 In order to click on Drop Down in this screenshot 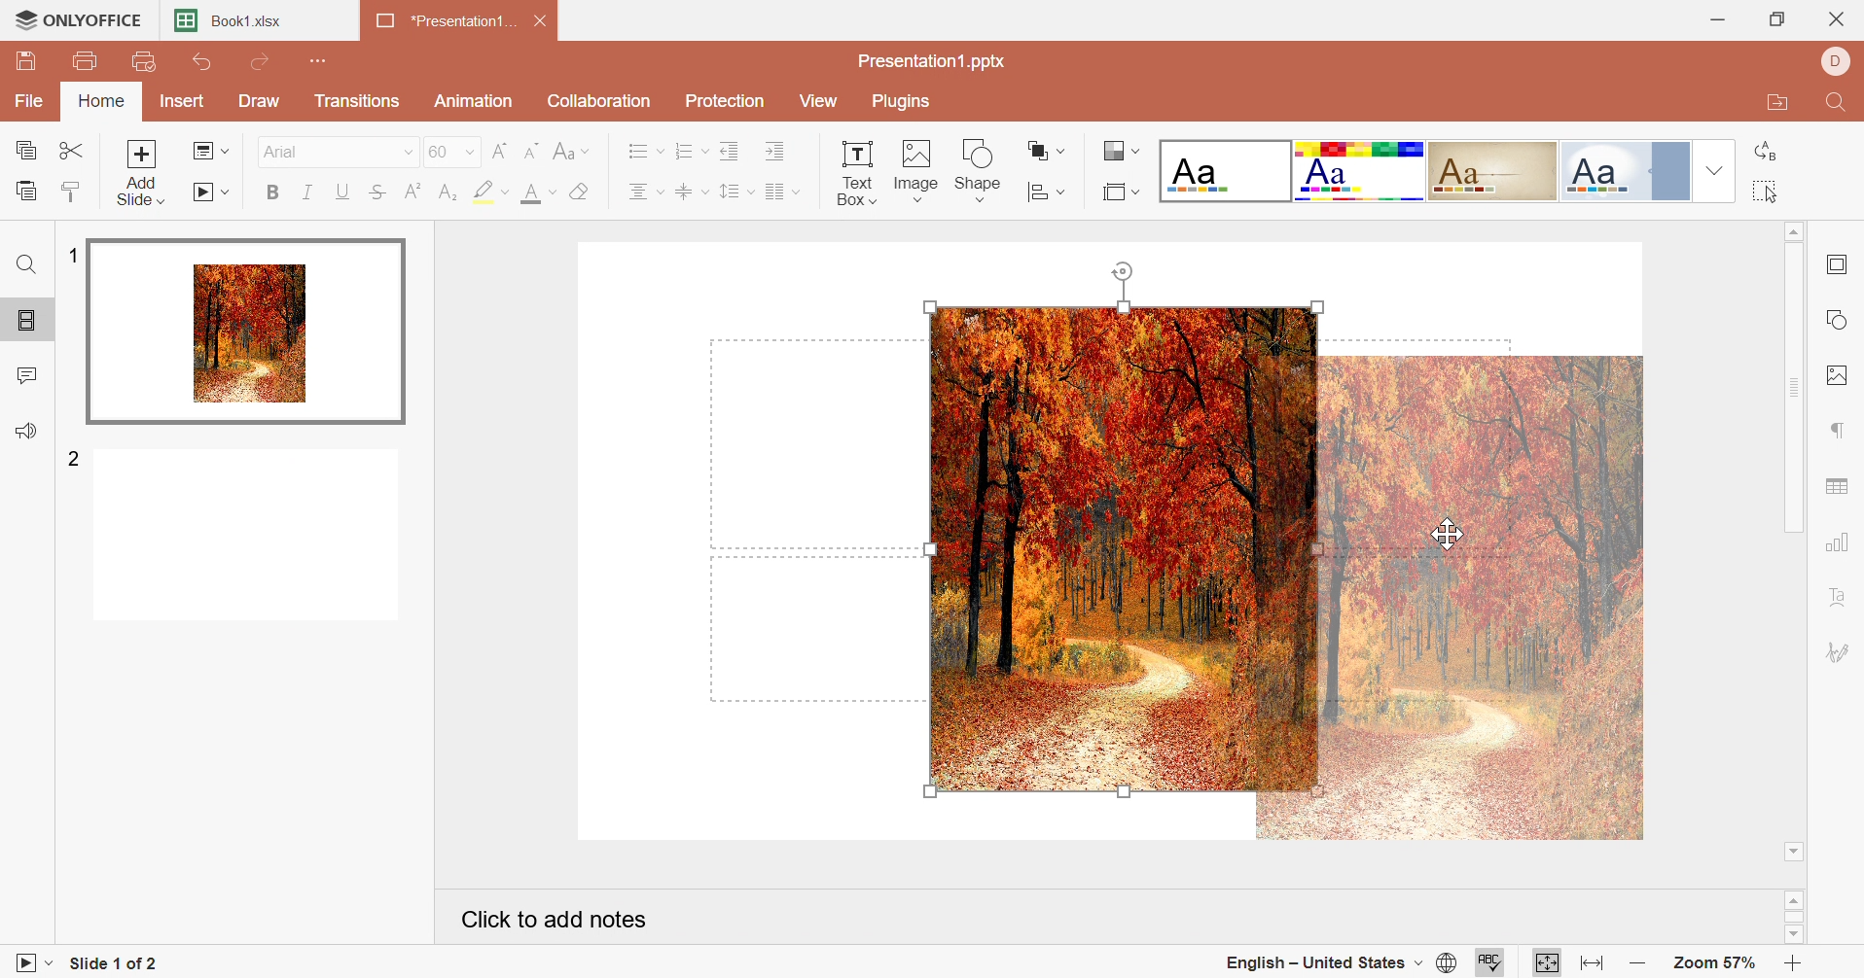, I will do `click(1714, 171)`.